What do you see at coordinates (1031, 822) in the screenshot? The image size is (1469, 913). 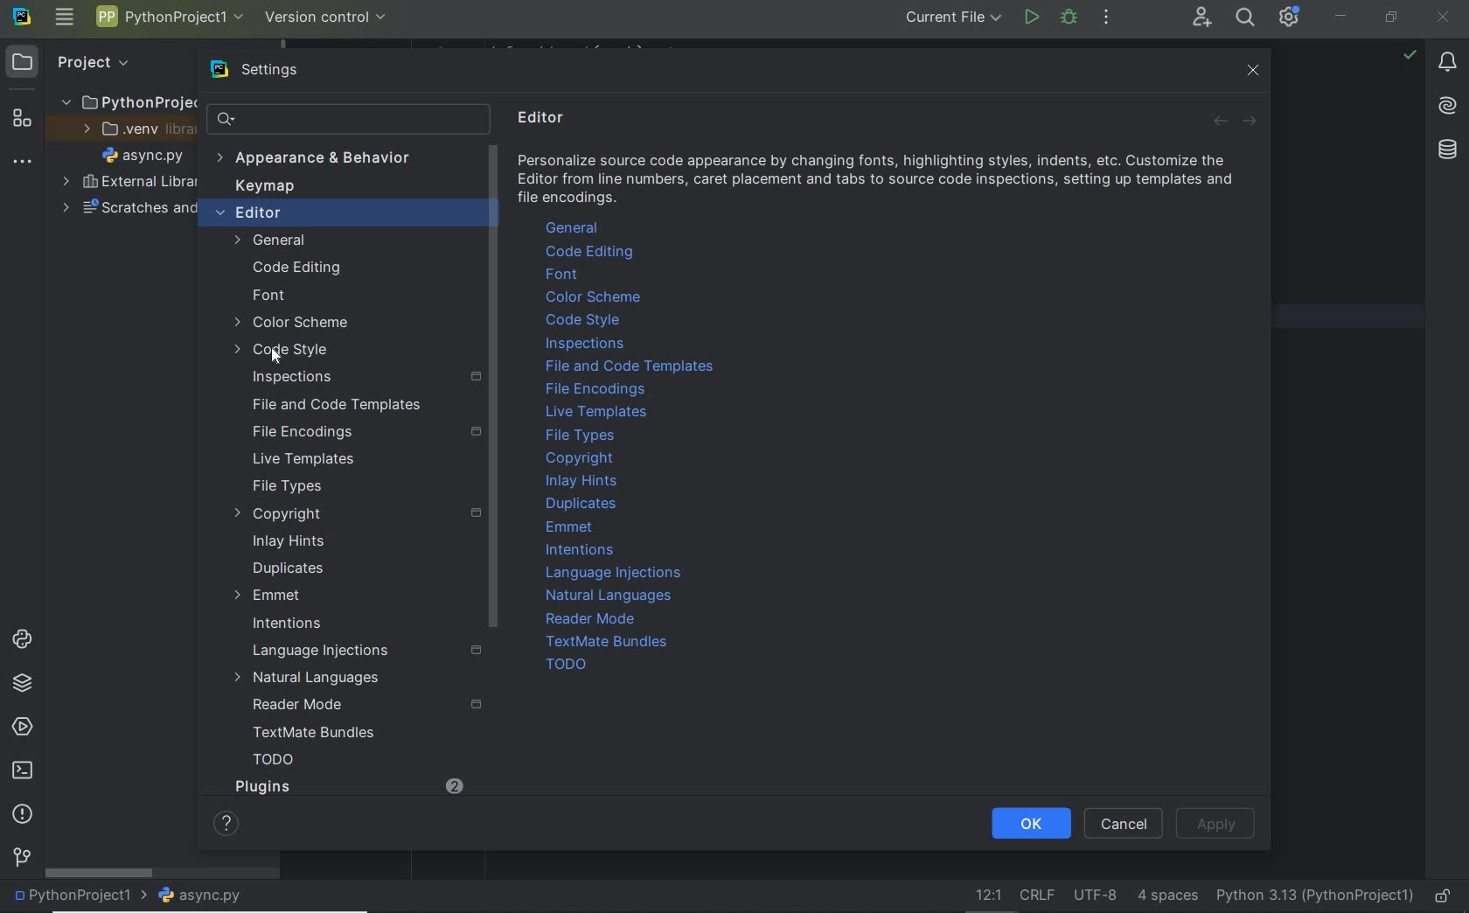 I see `OK` at bounding box center [1031, 822].